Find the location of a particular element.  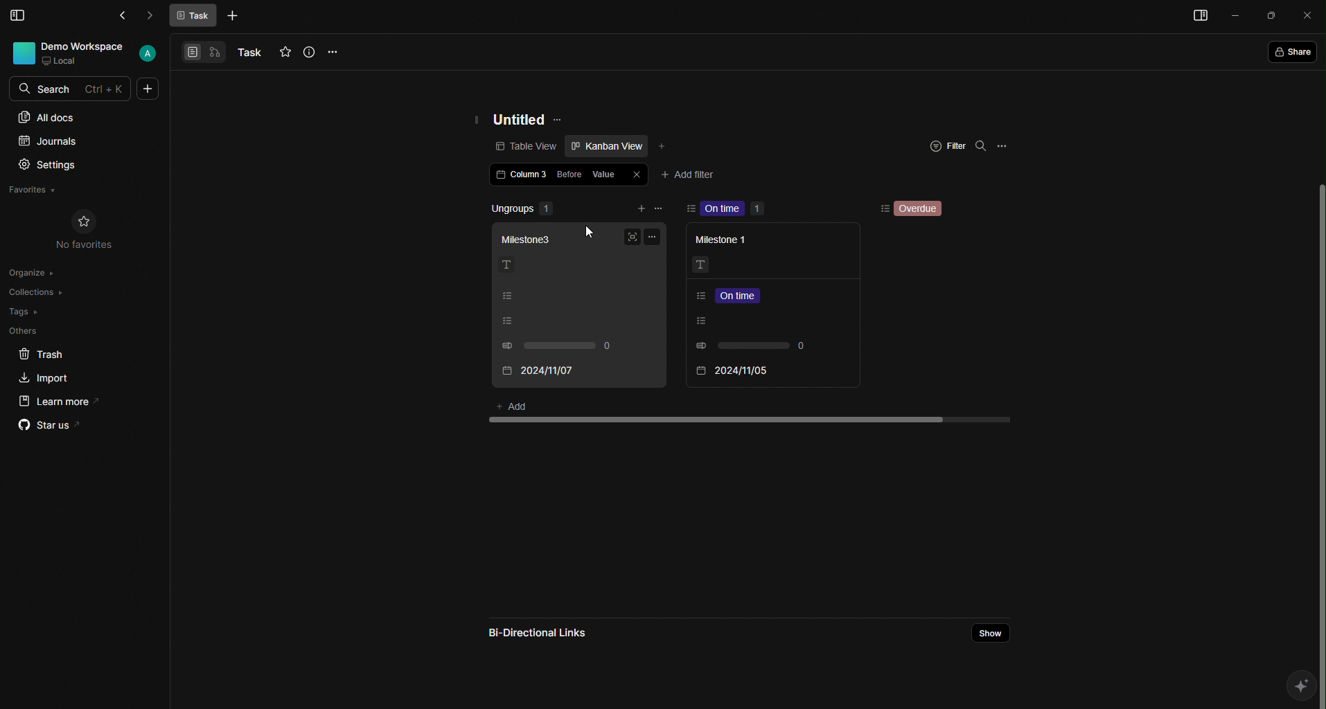

Value is located at coordinates (604, 172).